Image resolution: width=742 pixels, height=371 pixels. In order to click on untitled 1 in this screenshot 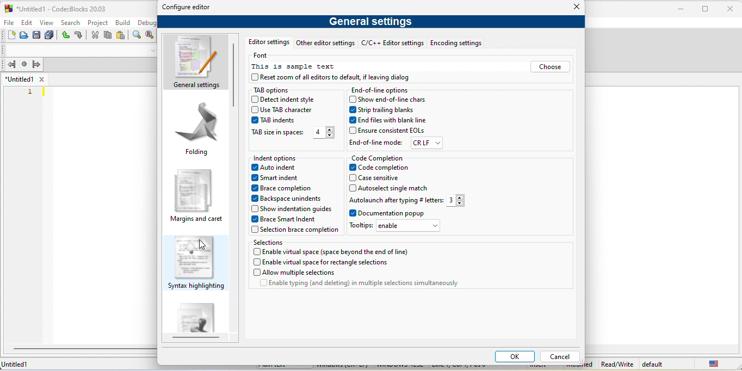, I will do `click(19, 79)`.